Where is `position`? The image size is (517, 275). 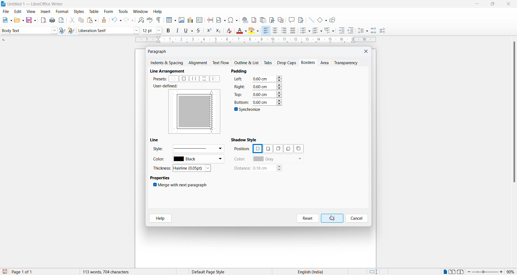 position is located at coordinates (242, 149).